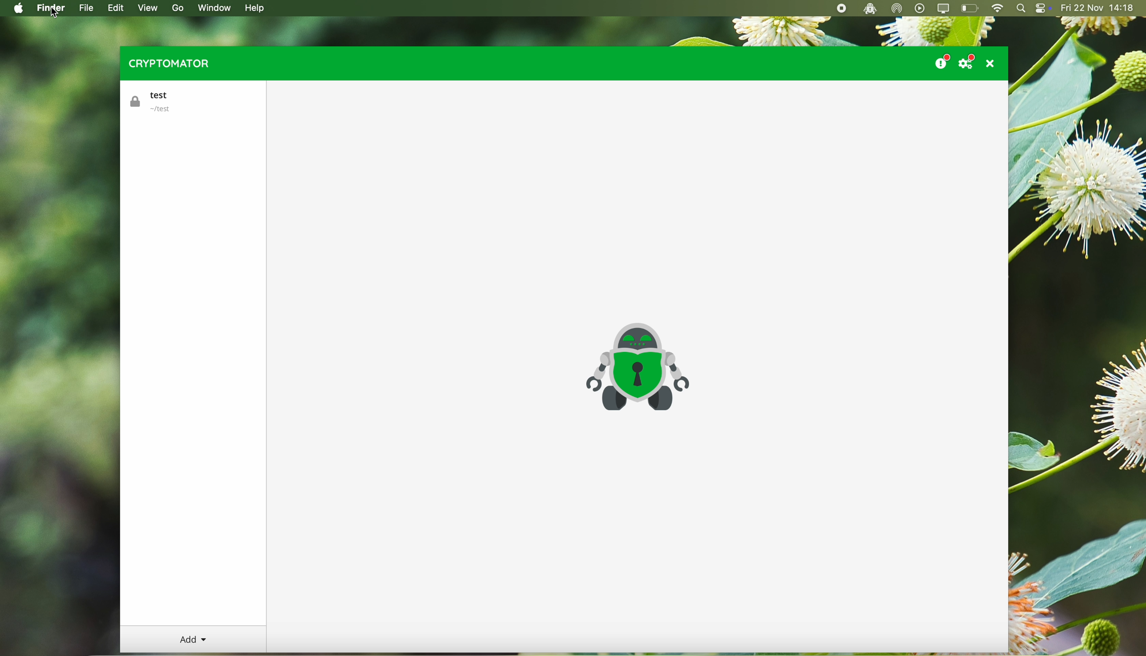  What do you see at coordinates (897, 9) in the screenshot?
I see `airdrop` at bounding box center [897, 9].